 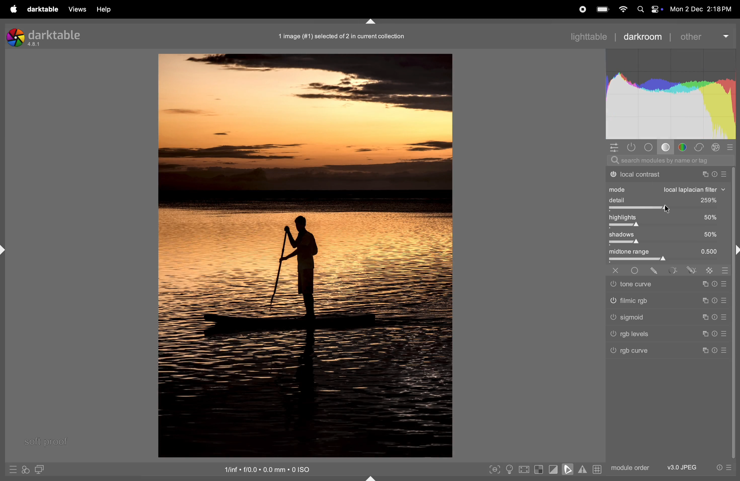 What do you see at coordinates (643, 335) in the screenshot?
I see `` at bounding box center [643, 335].